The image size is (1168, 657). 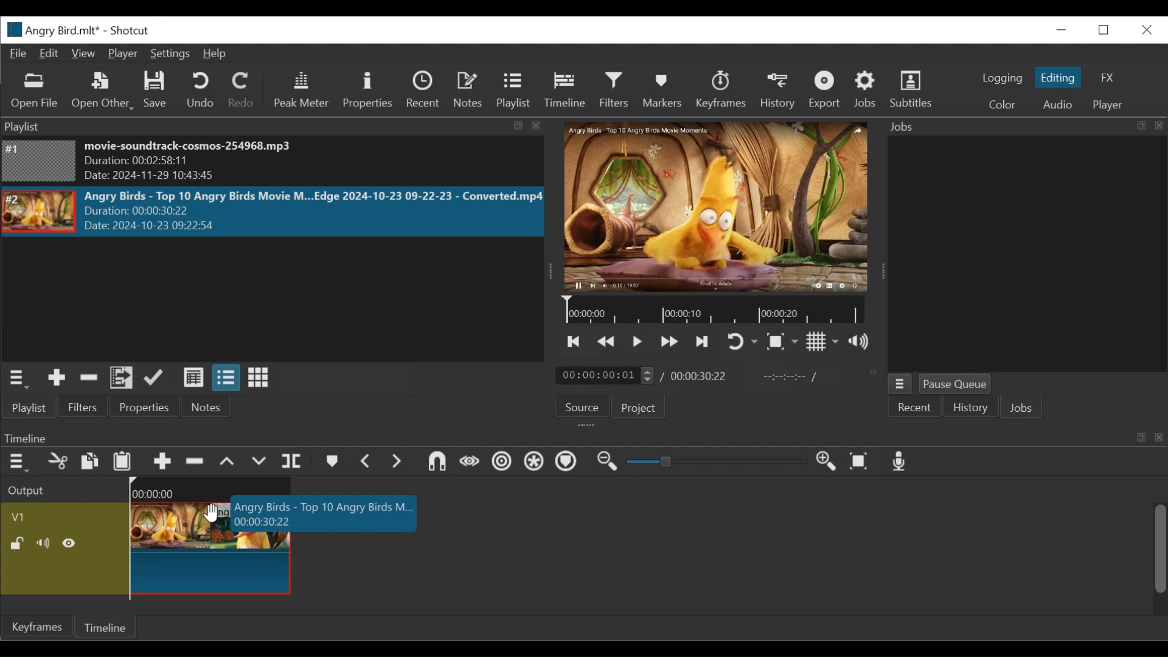 I want to click on Filters, so click(x=616, y=91).